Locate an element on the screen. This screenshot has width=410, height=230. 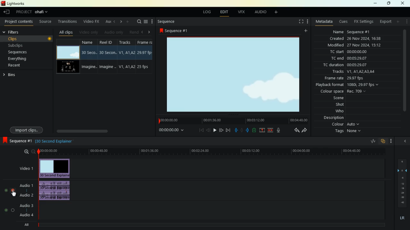
overlap is located at coordinates (384, 141).